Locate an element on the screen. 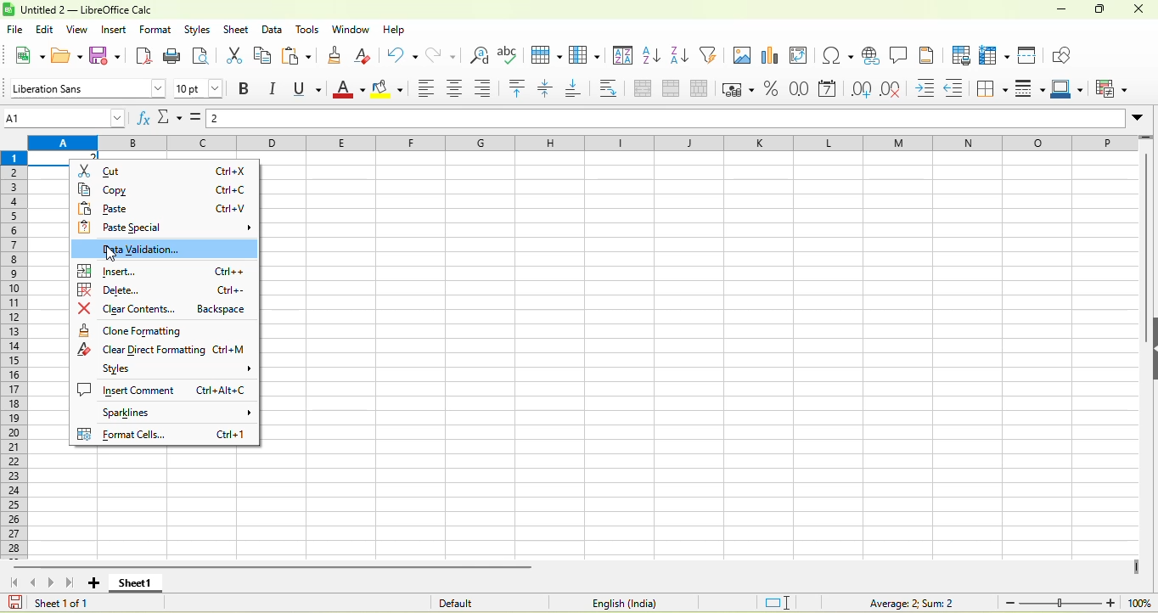 The height and width of the screenshot is (613, 1158). print is located at coordinates (176, 55).